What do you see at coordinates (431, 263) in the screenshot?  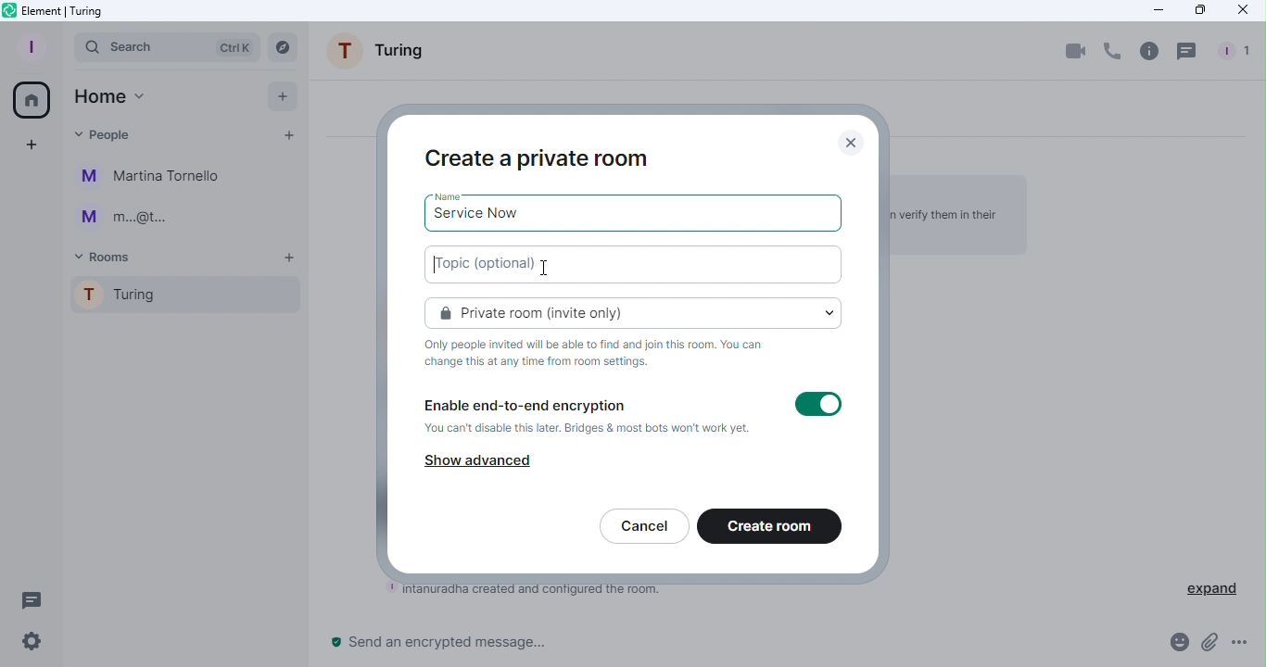 I see `text cursor` at bounding box center [431, 263].